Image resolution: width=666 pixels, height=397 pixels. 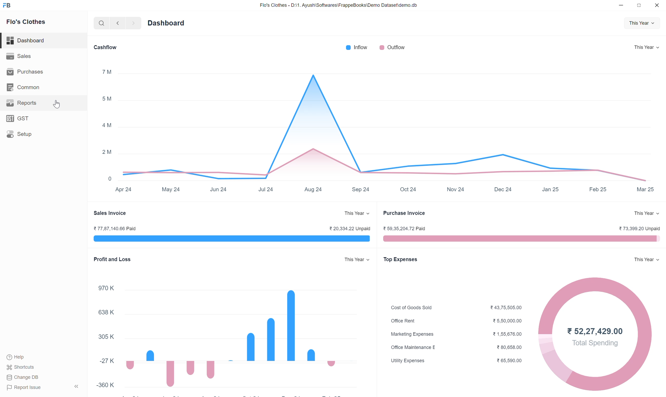 I want to click on Sales Invoice, so click(x=110, y=212).